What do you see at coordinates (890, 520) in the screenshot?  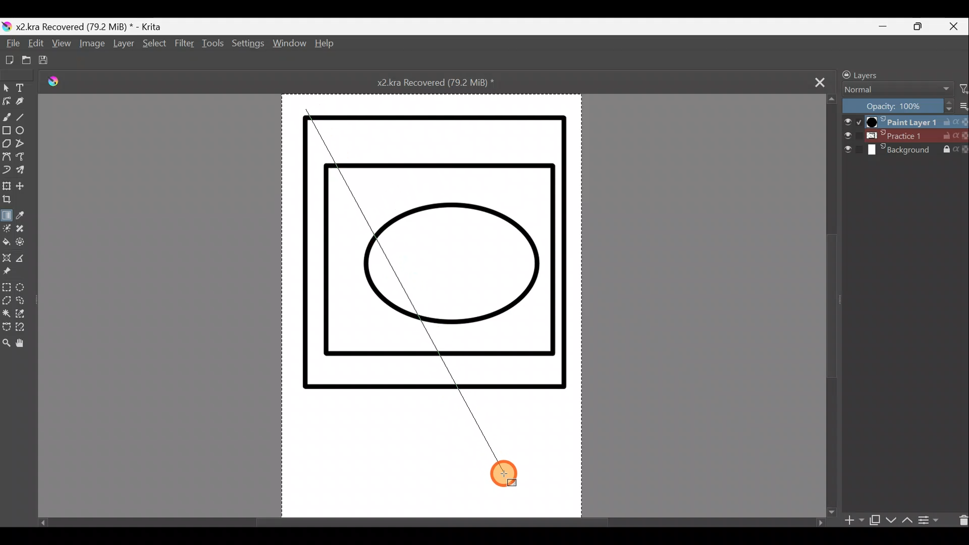 I see `Move layer/mask down` at bounding box center [890, 520].